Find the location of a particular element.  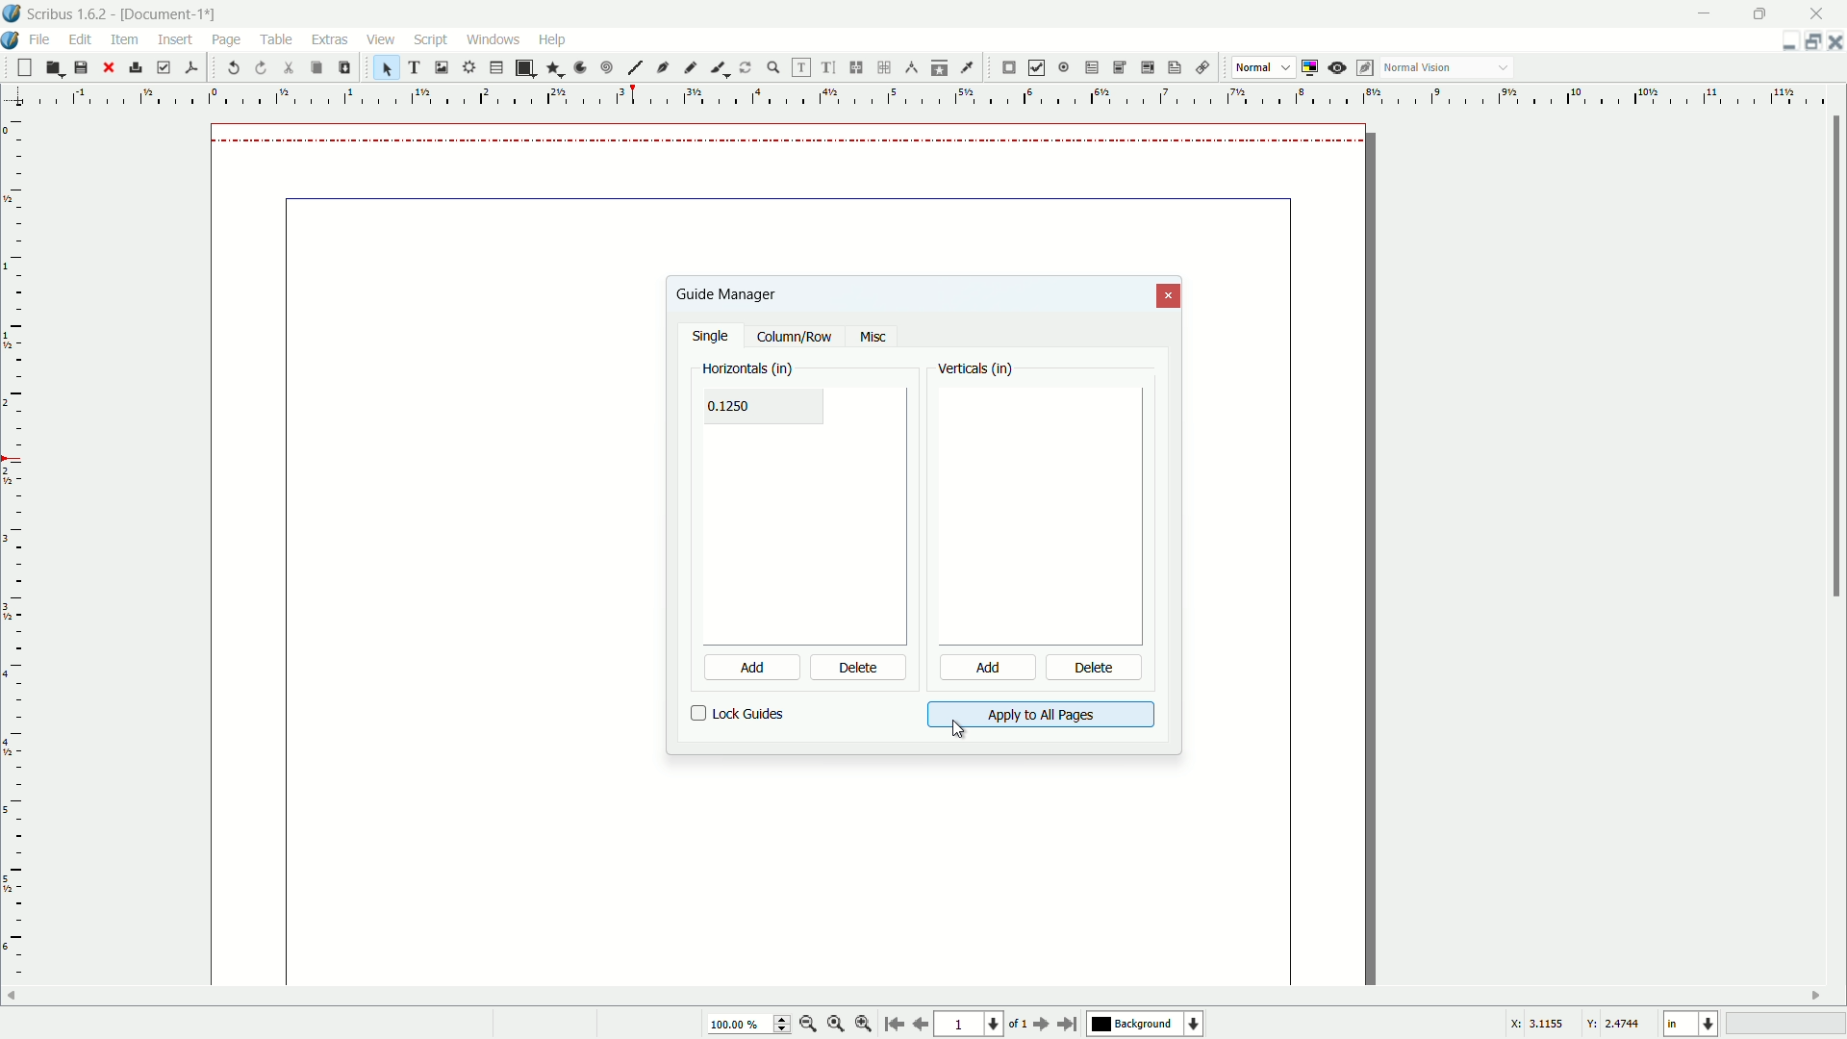

cursor is located at coordinates (226, 54).